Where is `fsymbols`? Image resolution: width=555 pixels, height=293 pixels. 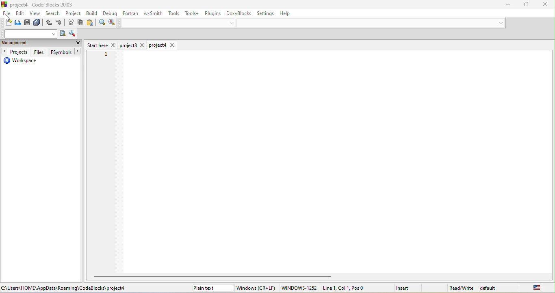 fsymbols is located at coordinates (64, 52).